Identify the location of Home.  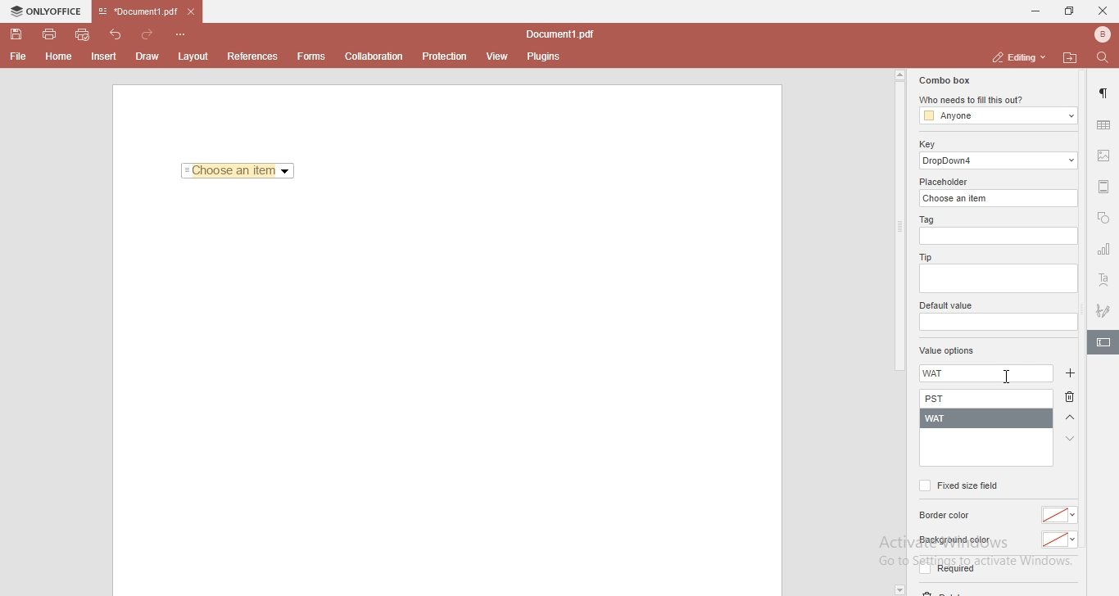
(60, 59).